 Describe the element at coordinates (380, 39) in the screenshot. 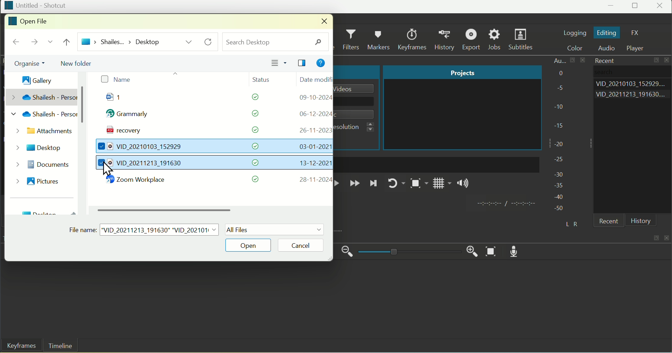

I see `Markers` at that location.